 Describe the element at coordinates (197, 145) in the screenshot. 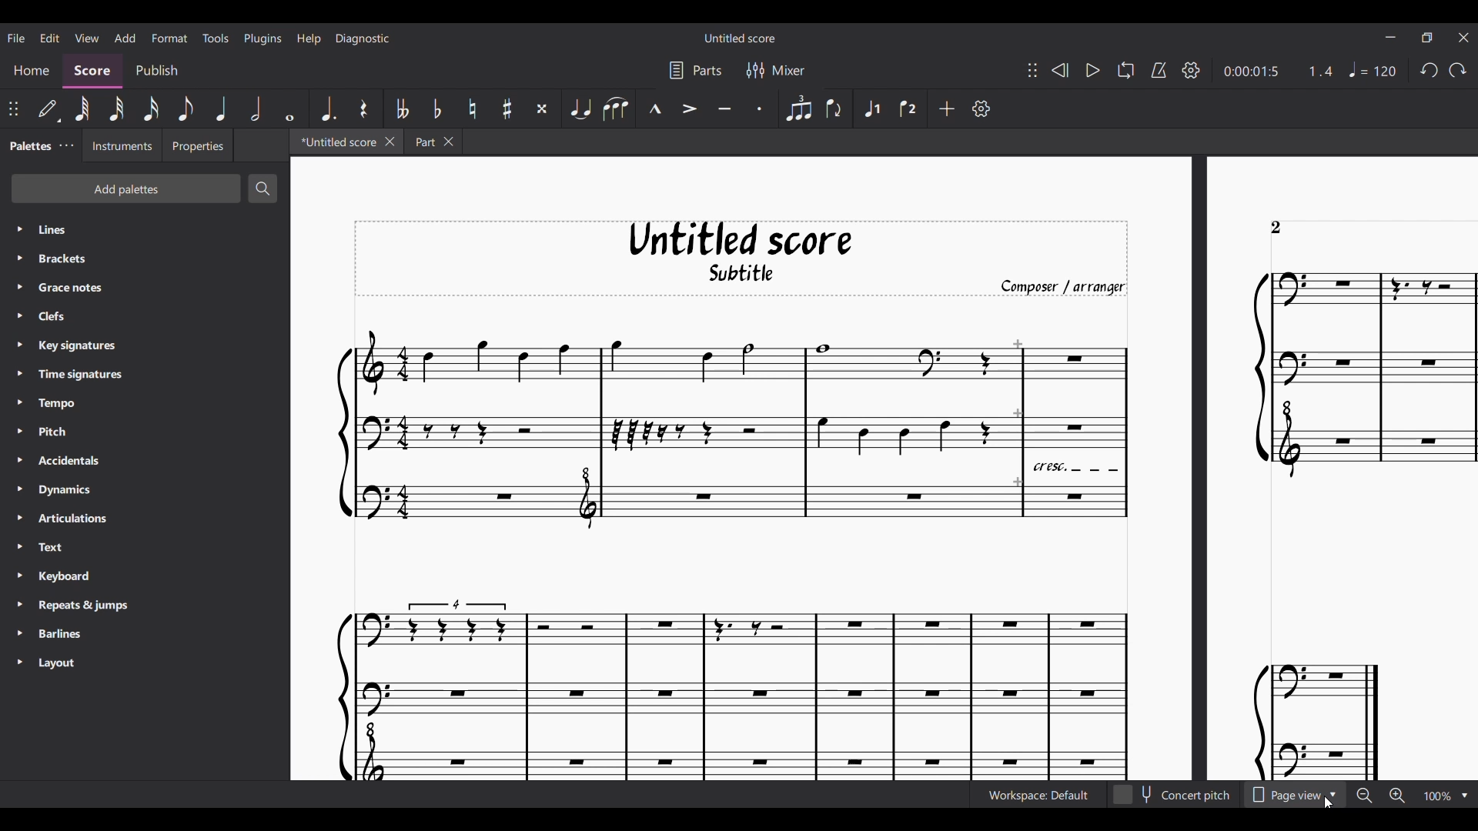

I see `Properties setting tab` at that location.